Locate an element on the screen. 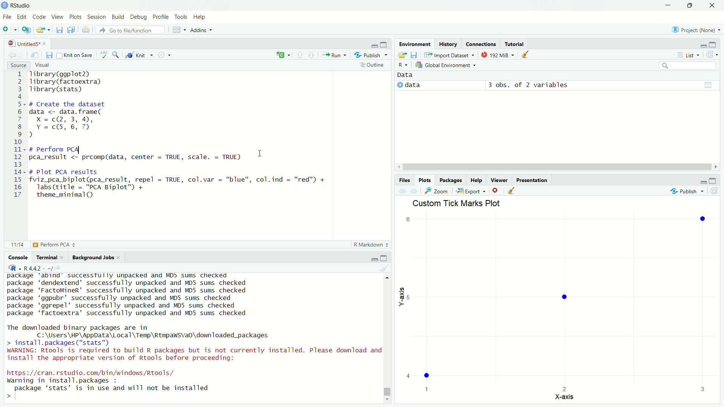  save current document is located at coordinates (50, 55).